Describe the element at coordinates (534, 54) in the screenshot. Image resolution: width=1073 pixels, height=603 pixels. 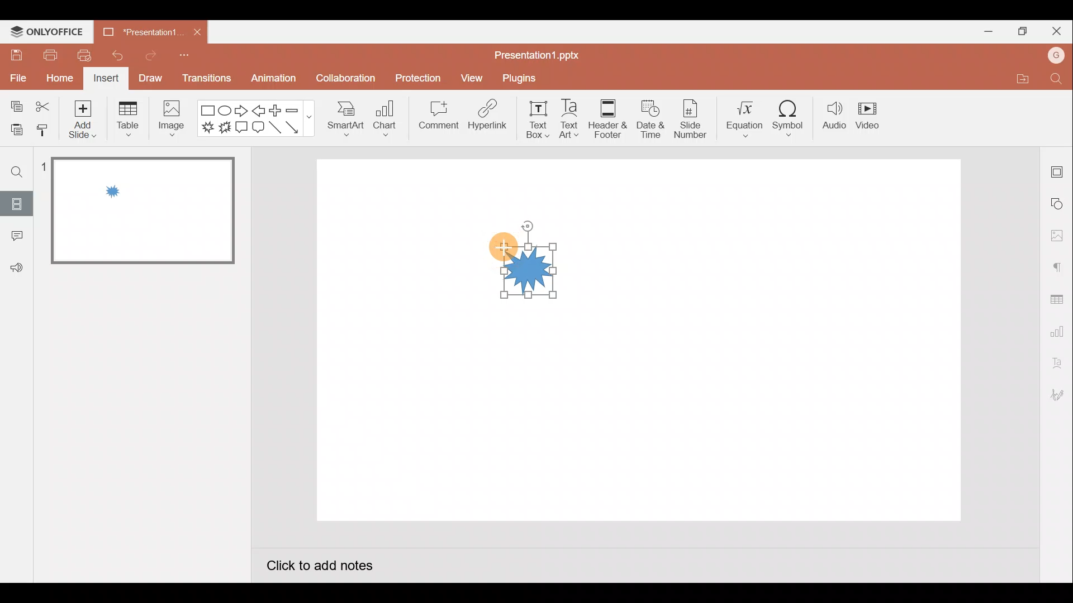
I see `Presentation1.pptx` at that location.